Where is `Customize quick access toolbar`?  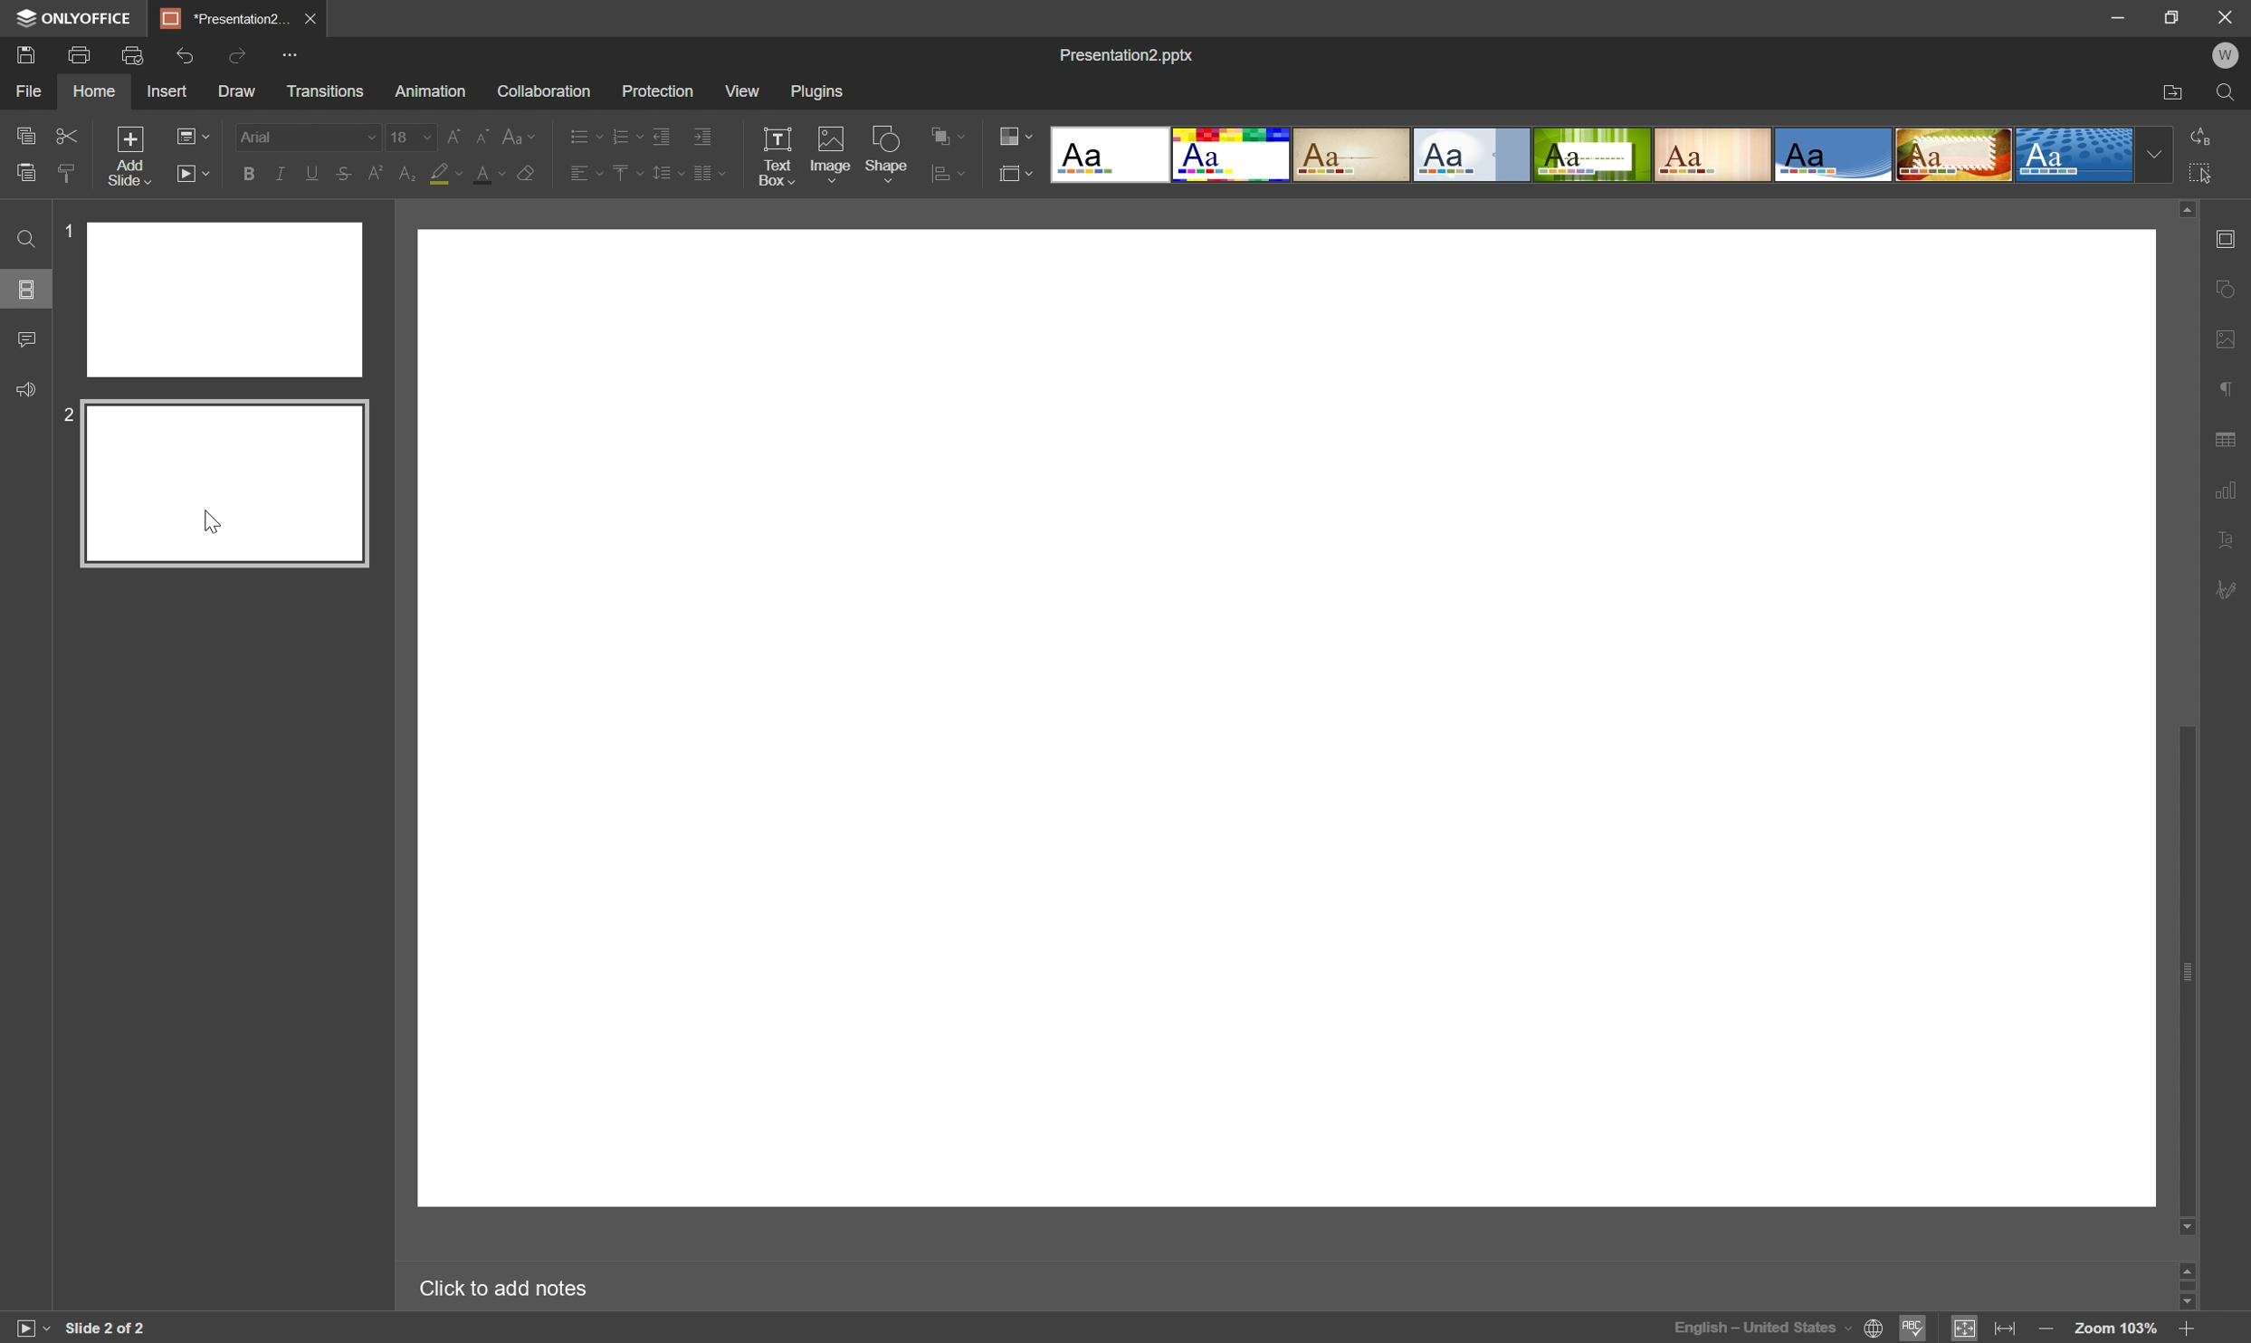
Customize quick access toolbar is located at coordinates (294, 52).